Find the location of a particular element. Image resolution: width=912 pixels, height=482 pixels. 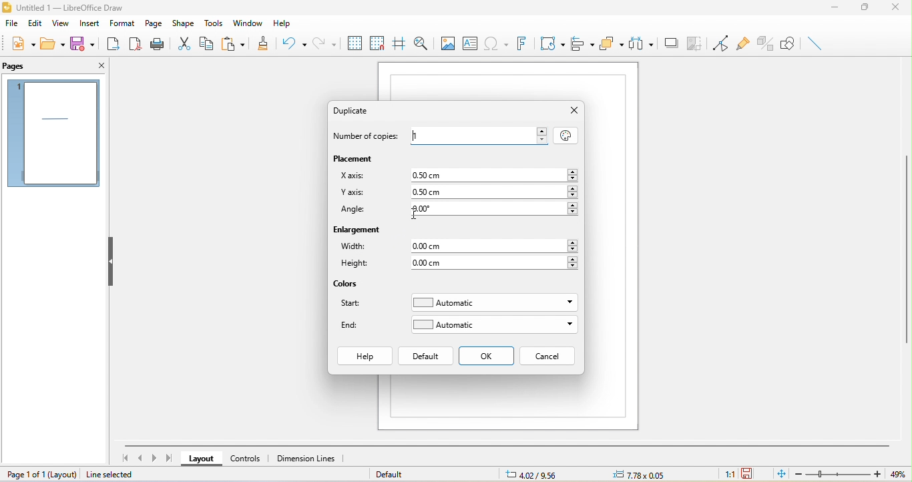

show draw function is located at coordinates (788, 44).